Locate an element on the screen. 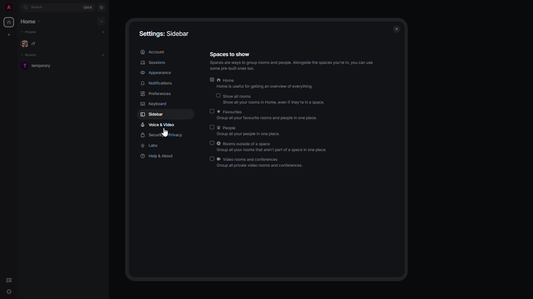 The width and height of the screenshot is (533, 299). ctrl K is located at coordinates (88, 7).